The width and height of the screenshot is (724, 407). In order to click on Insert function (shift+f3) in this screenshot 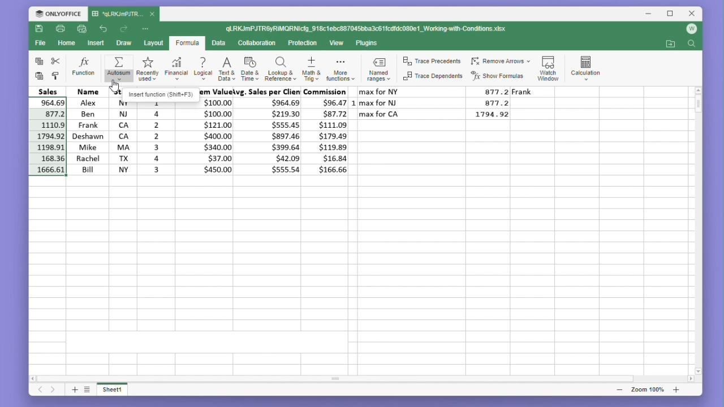, I will do `click(161, 94)`.